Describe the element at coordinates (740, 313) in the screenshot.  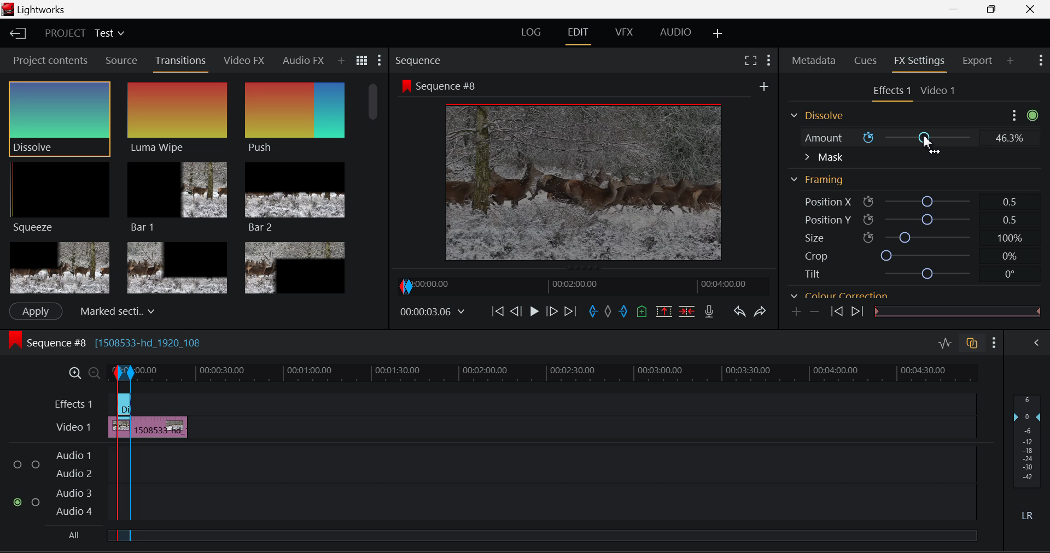
I see `Undo` at that location.